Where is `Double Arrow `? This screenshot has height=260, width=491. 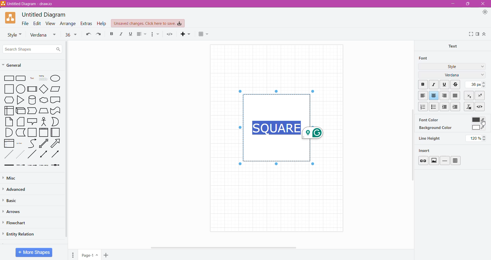 Double Arrow  is located at coordinates (44, 155).